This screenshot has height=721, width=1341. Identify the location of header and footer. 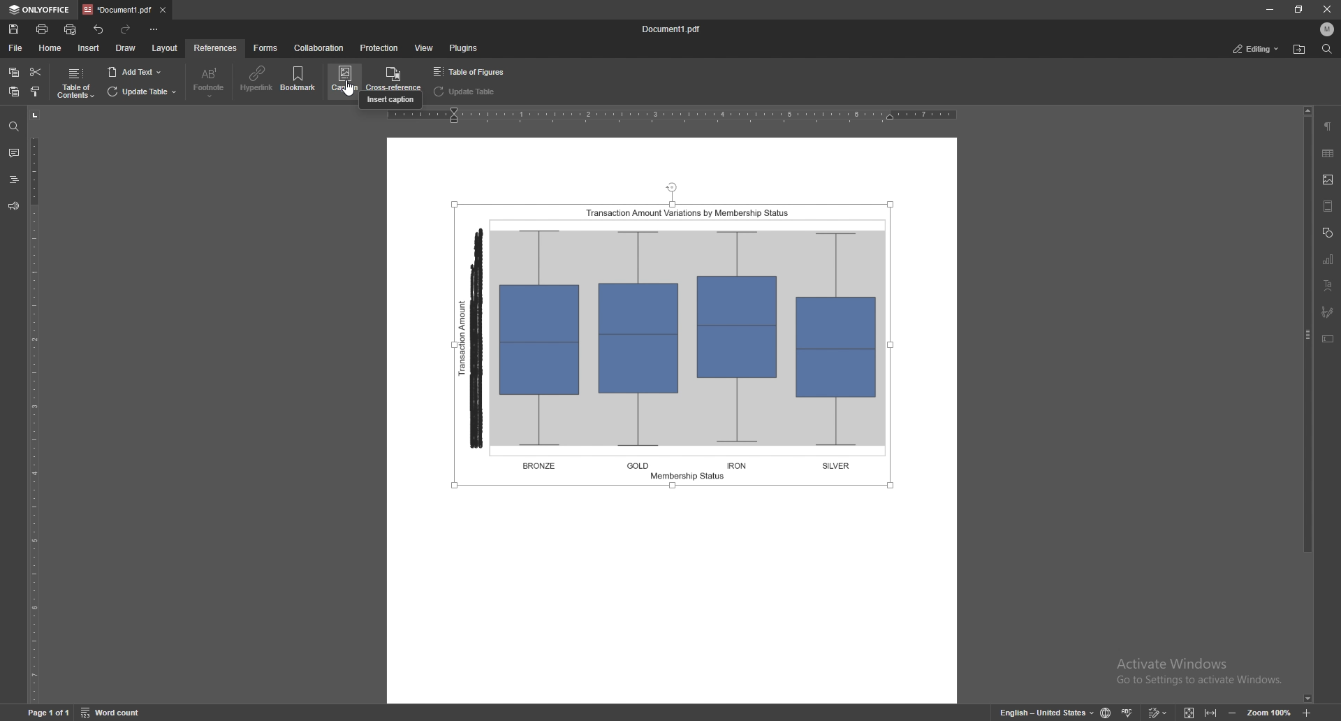
(1328, 205).